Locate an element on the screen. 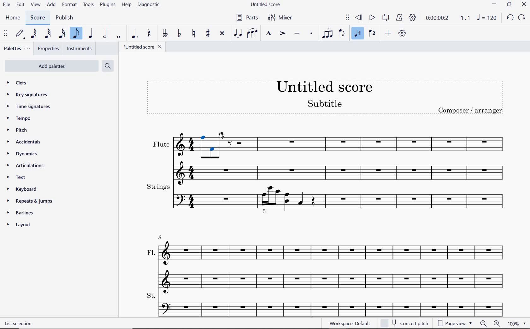  edit is located at coordinates (20, 4).